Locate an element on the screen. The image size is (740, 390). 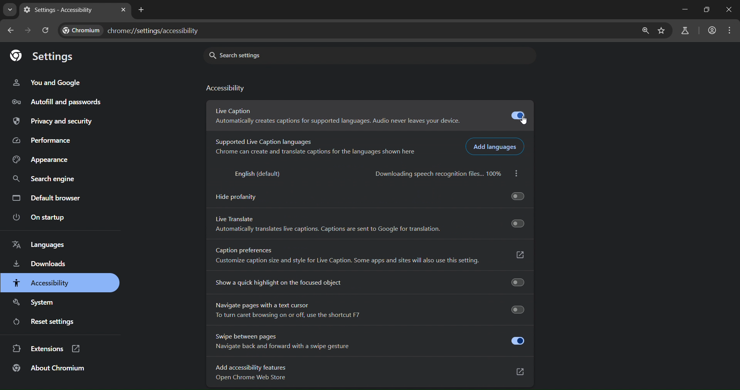
system is located at coordinates (38, 303).